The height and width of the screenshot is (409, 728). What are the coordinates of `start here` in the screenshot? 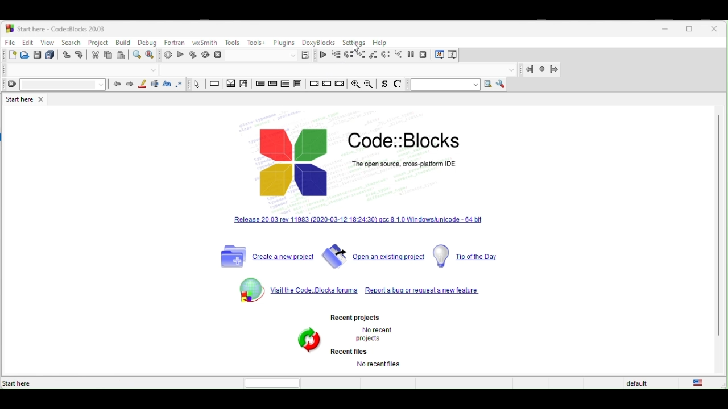 It's located at (26, 383).